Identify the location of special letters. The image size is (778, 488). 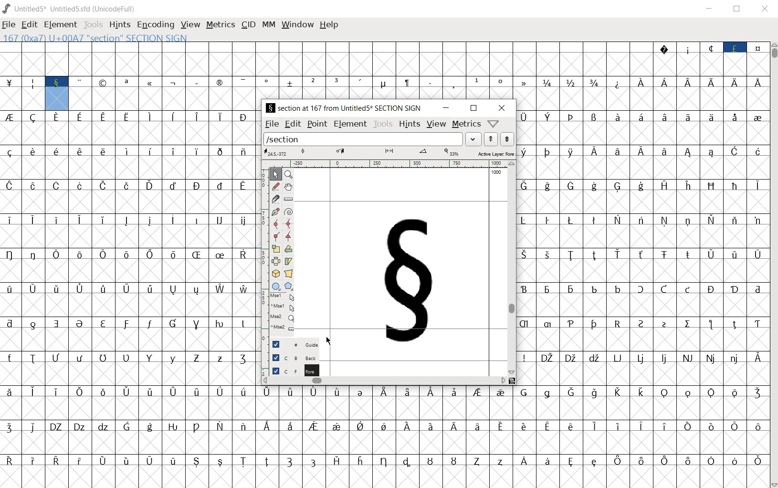
(386, 425).